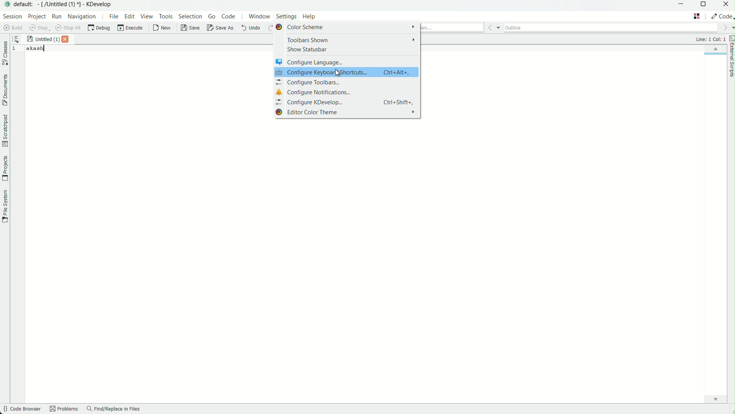 The height and width of the screenshot is (414, 735). Describe the element at coordinates (345, 49) in the screenshot. I see `show statusbar` at that location.